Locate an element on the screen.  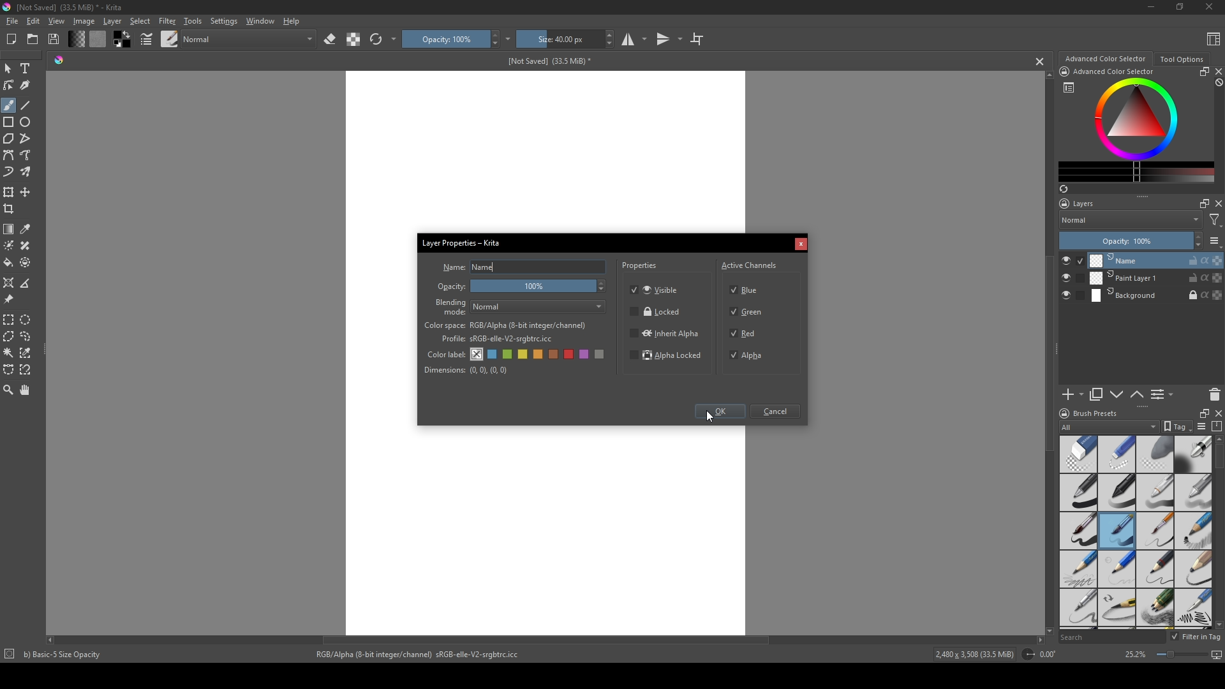
Green is located at coordinates (748, 313).